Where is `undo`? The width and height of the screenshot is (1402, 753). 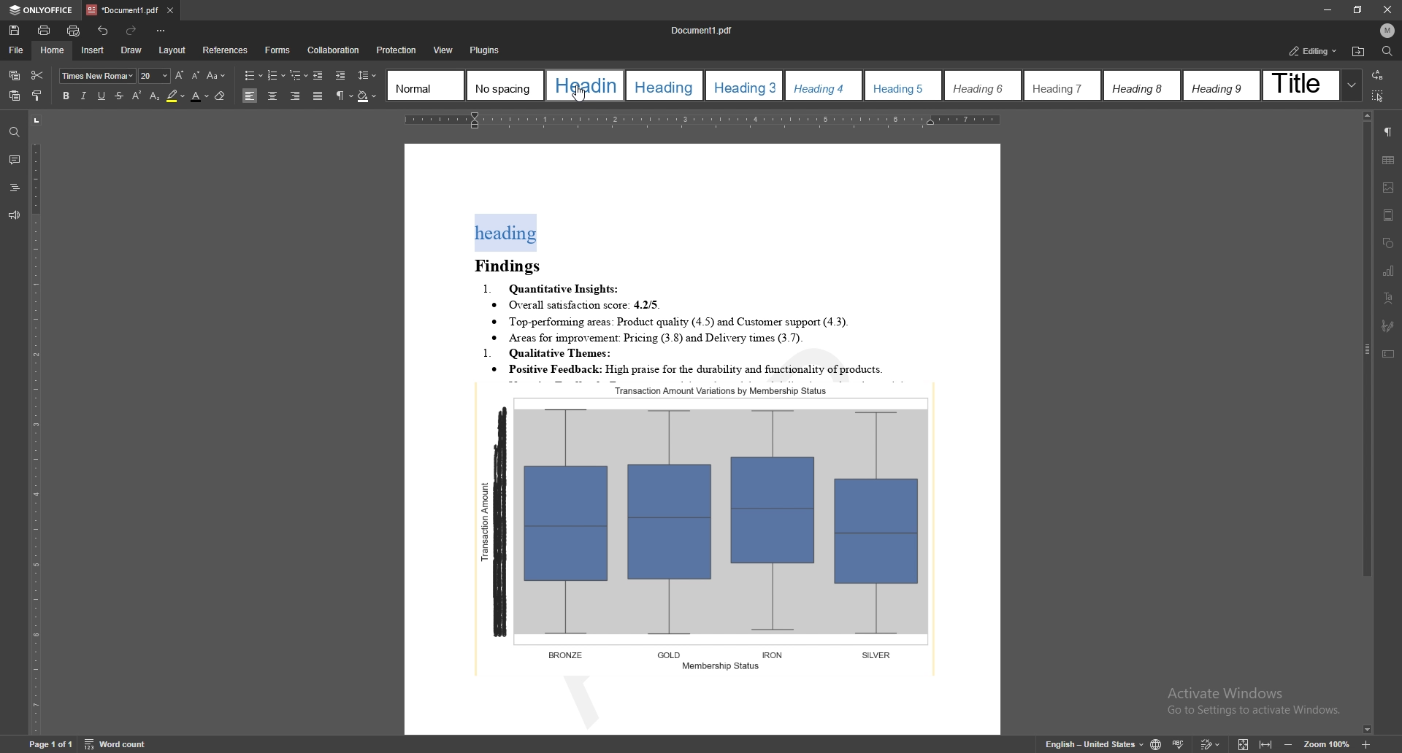
undo is located at coordinates (103, 31).